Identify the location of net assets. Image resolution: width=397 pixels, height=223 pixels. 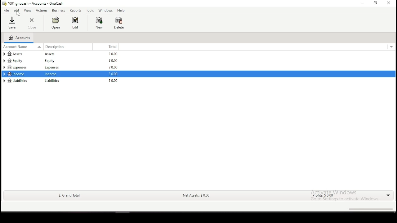
(196, 196).